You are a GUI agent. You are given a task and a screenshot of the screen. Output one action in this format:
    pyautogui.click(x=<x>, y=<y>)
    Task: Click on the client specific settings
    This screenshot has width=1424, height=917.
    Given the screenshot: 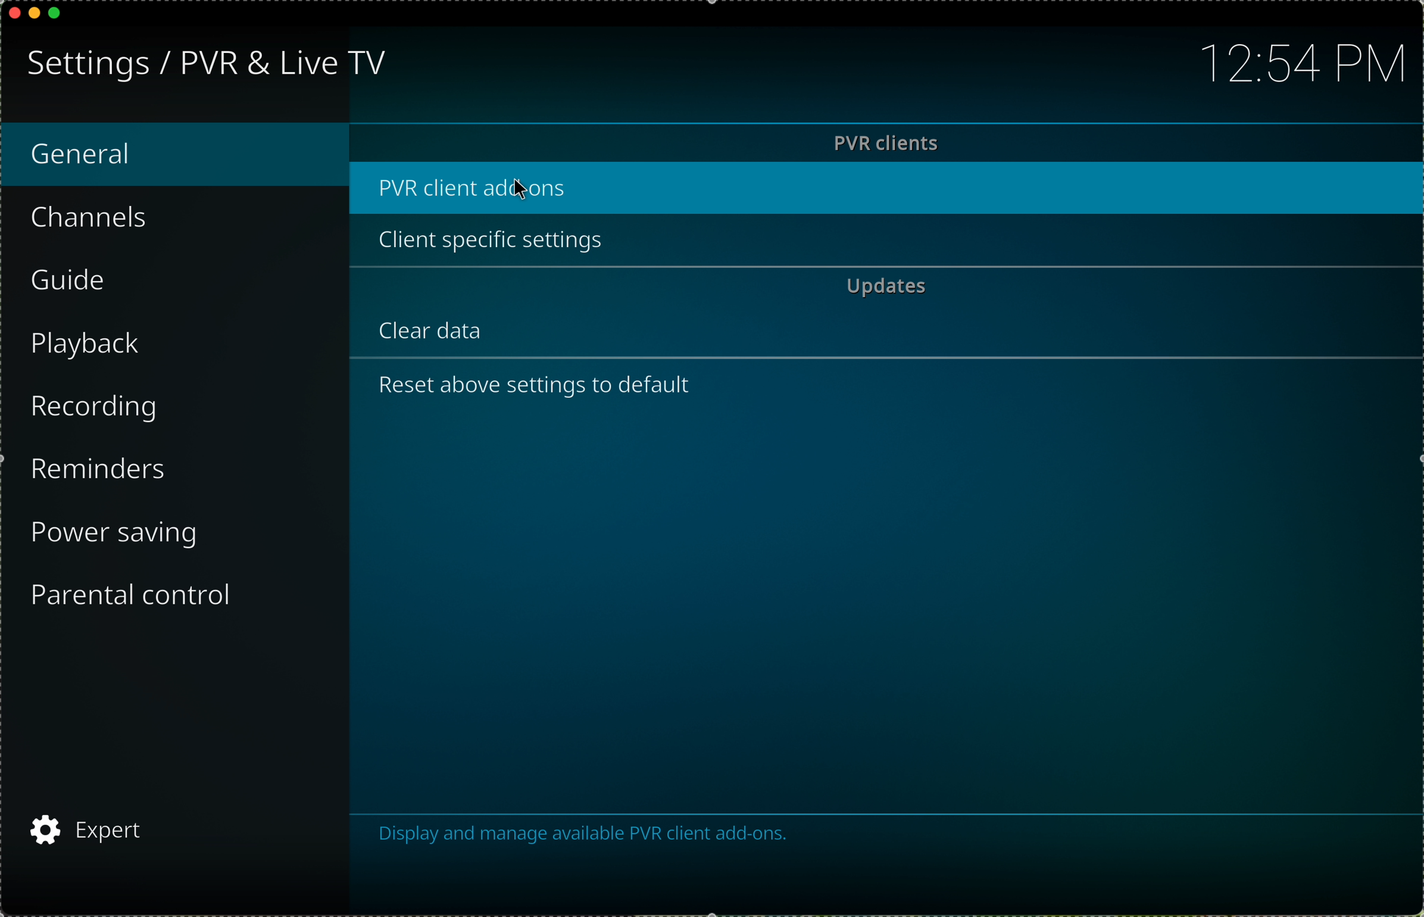 What is the action you would take?
    pyautogui.click(x=491, y=241)
    